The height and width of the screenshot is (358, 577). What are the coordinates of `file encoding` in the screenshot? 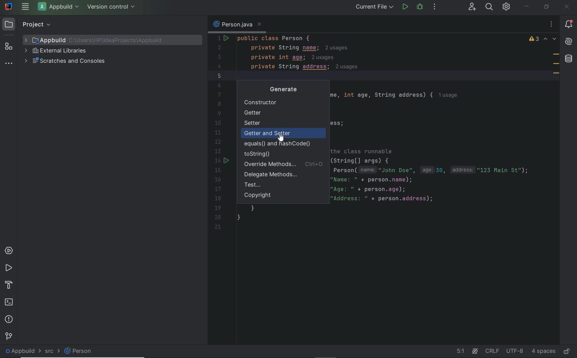 It's located at (515, 351).